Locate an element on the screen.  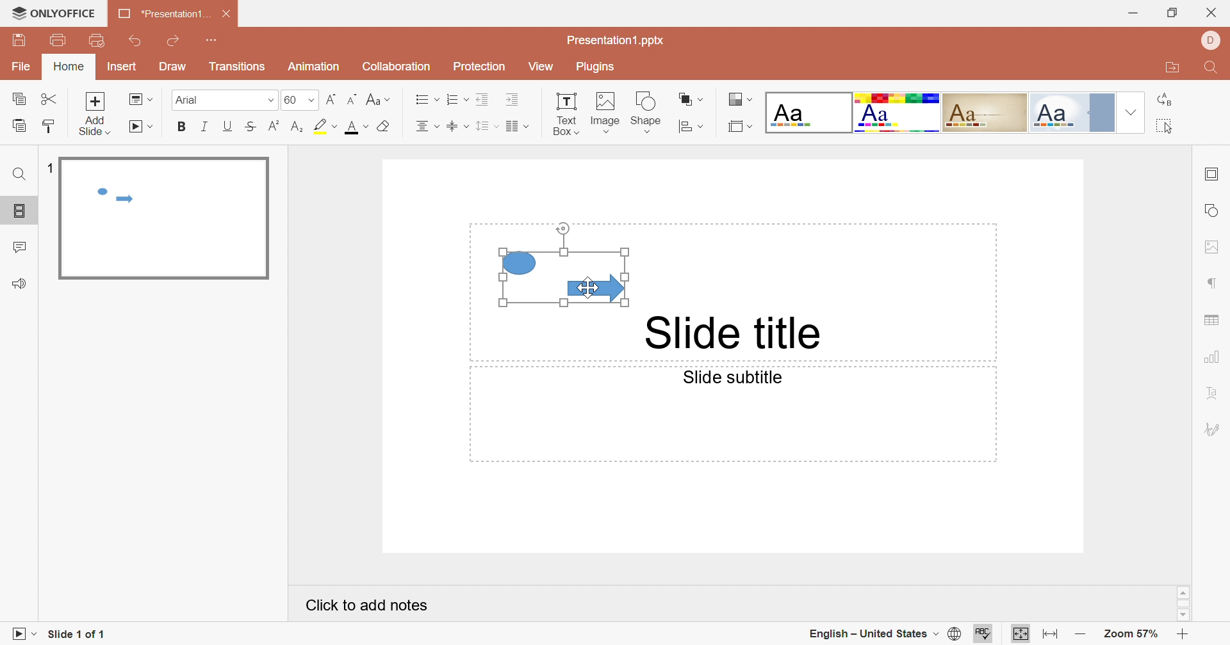
Set document language is located at coordinates (954, 635).